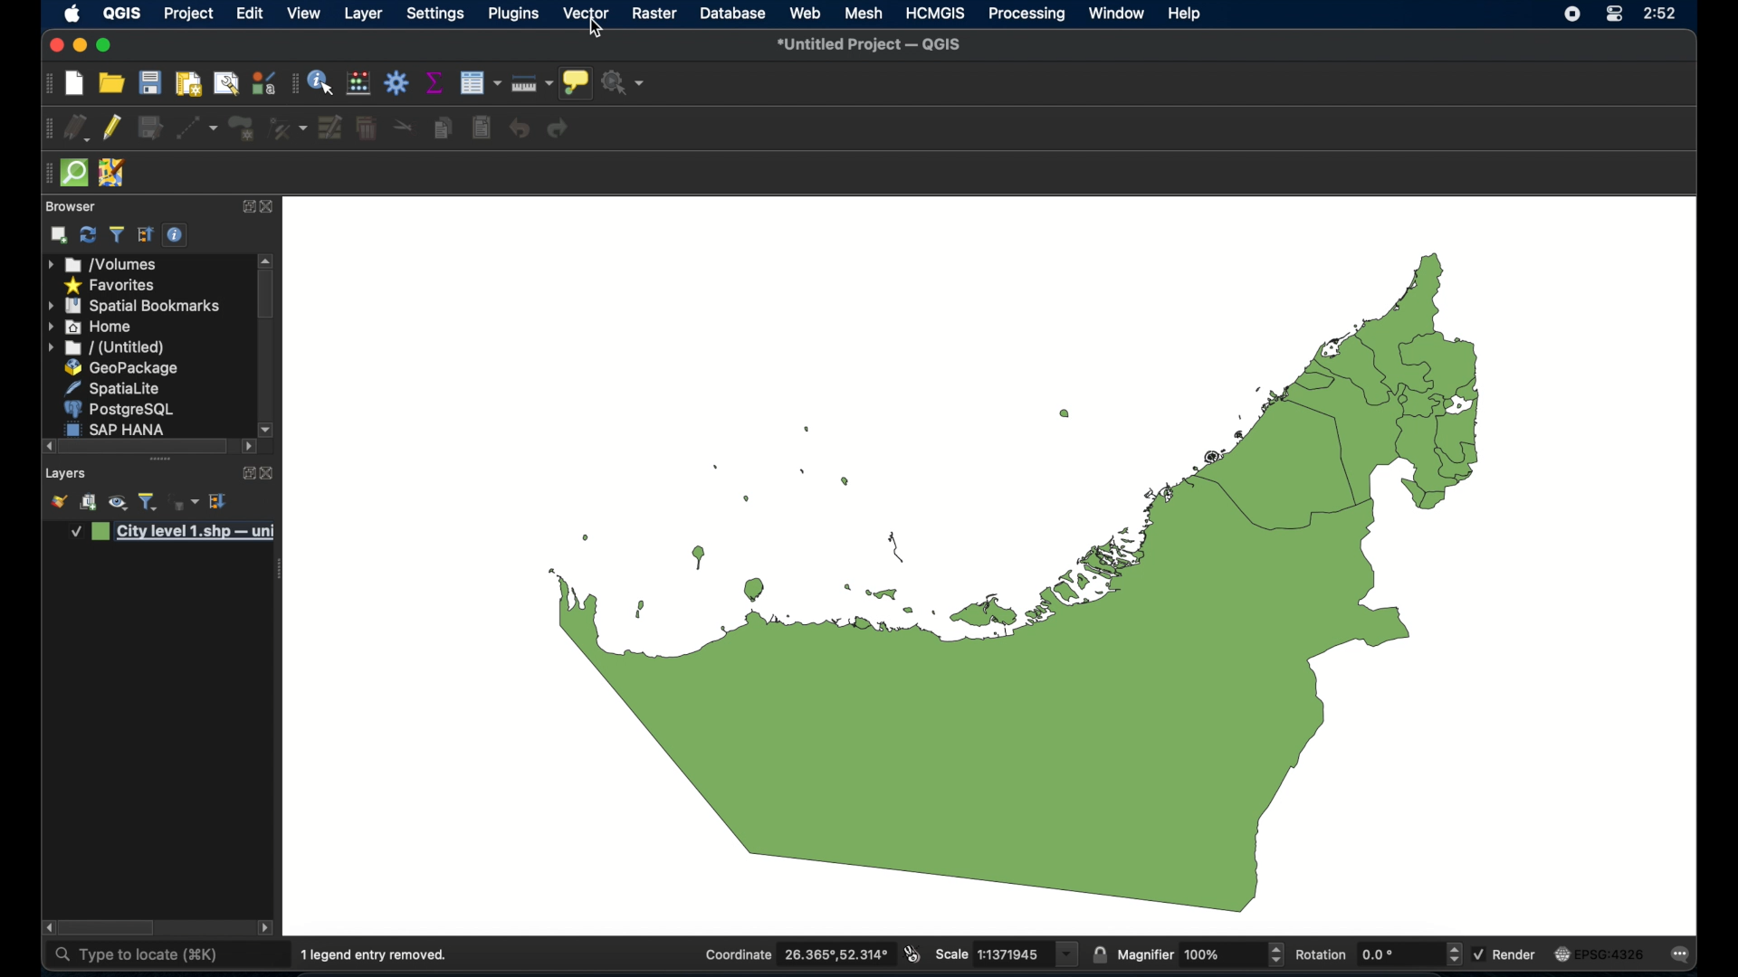 The height and width of the screenshot is (977, 1738). Describe the element at coordinates (604, 29) in the screenshot. I see `cursor` at that location.